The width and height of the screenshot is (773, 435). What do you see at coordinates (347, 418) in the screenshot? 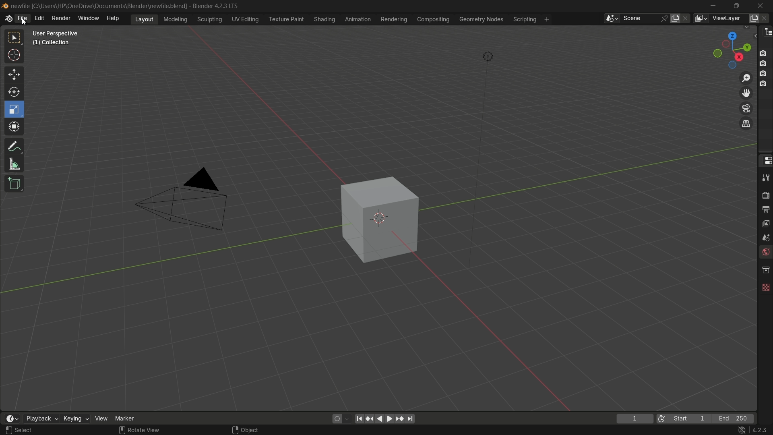
I see `auto keyframe` at bounding box center [347, 418].